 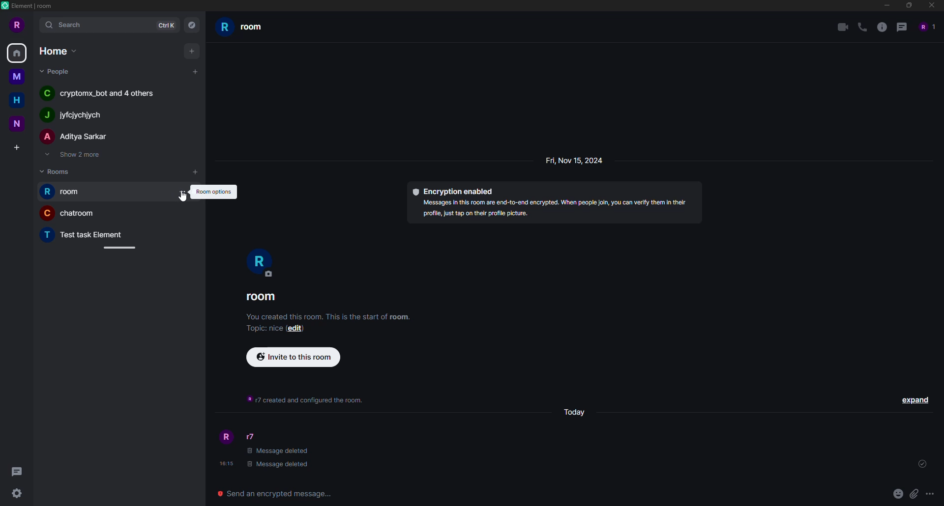 I want to click on add, so click(x=196, y=173).